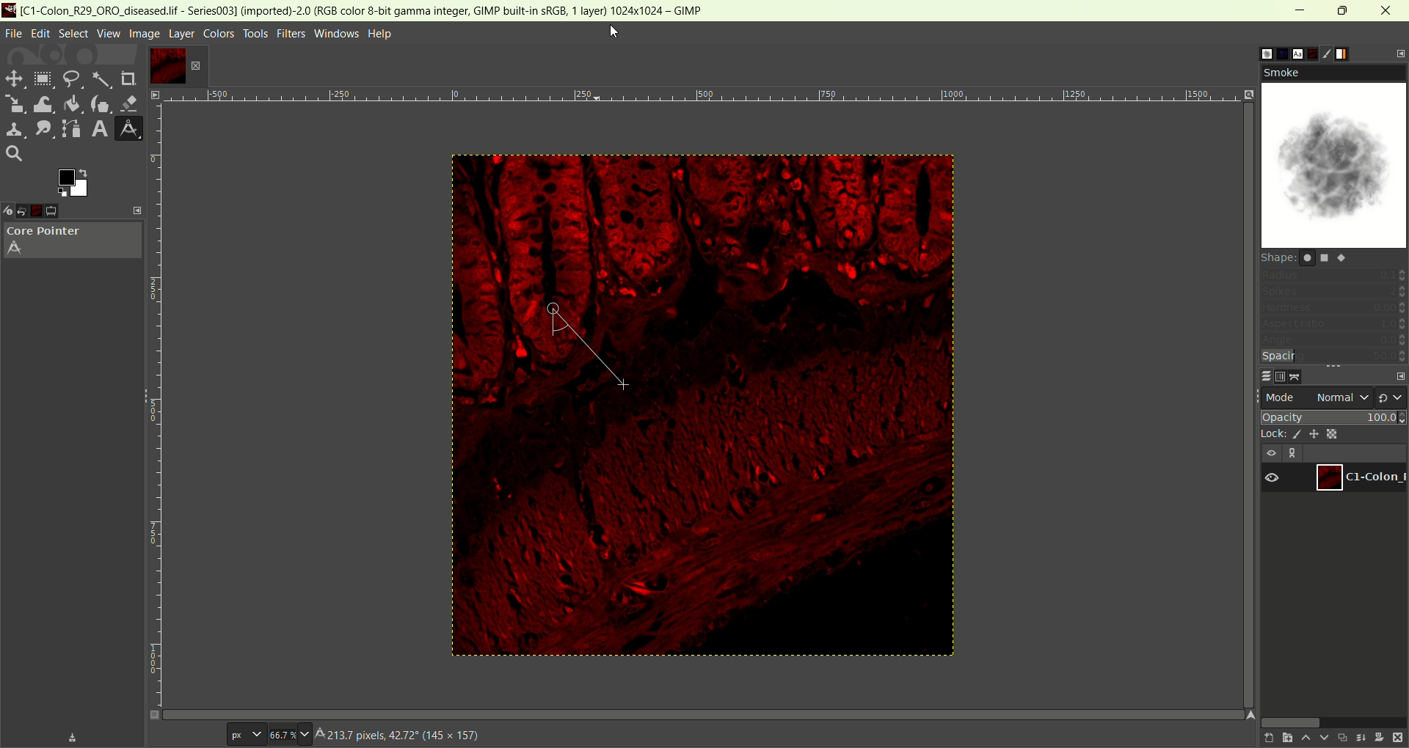 The height and width of the screenshot is (748, 1409). Describe the element at coordinates (258, 34) in the screenshot. I see `tools` at that location.